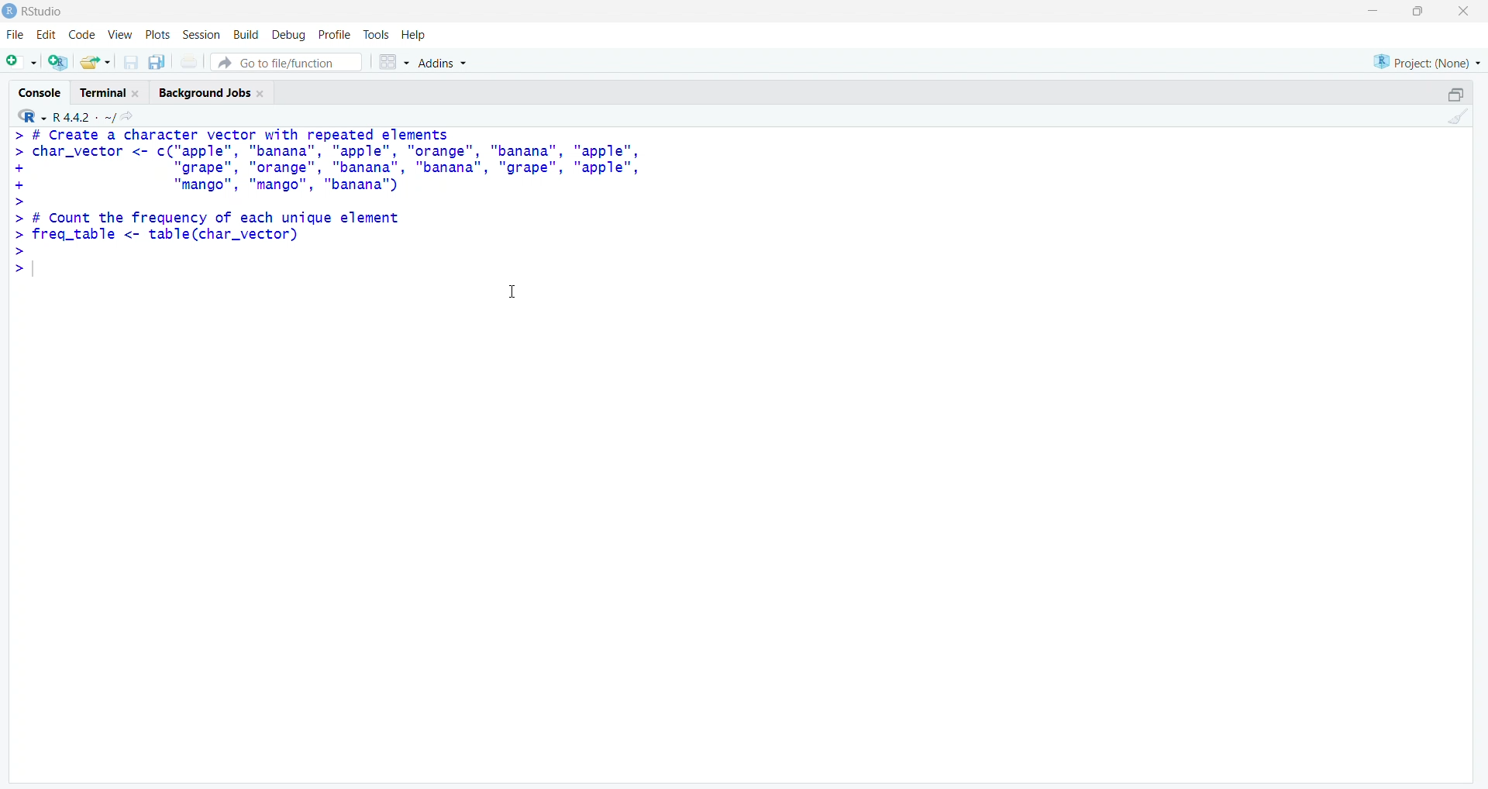 The image size is (1488, 789). Describe the element at coordinates (1418, 14) in the screenshot. I see `Maximize` at that location.